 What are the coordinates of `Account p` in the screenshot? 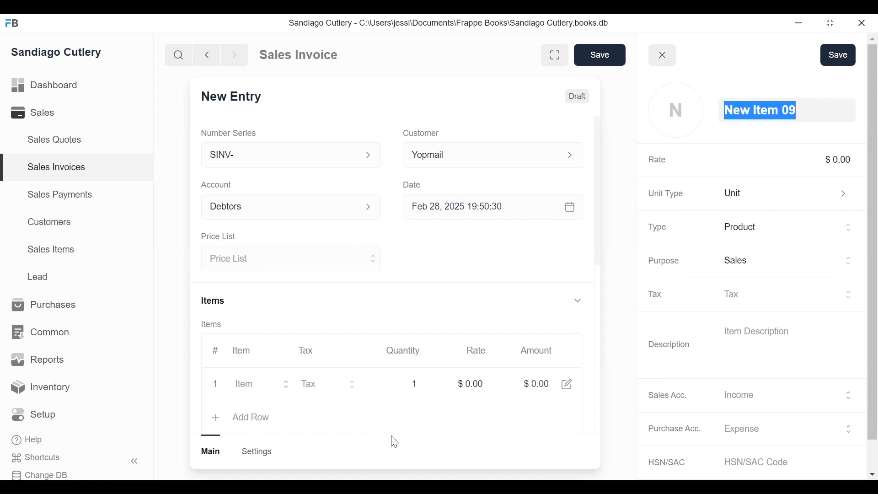 It's located at (292, 206).